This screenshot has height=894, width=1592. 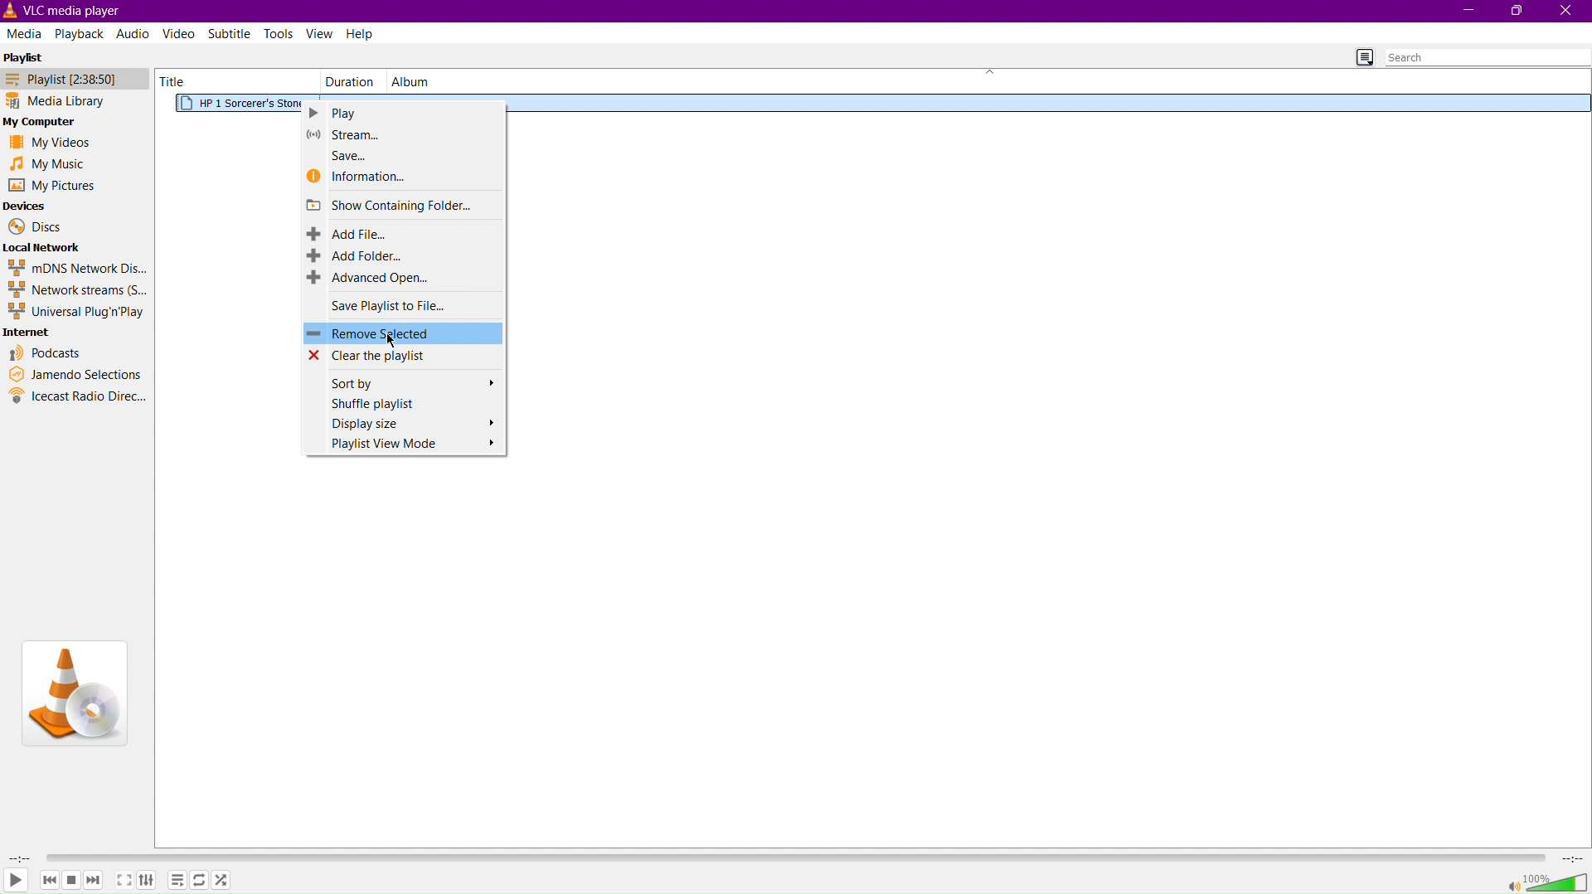 I want to click on Media Library, so click(x=76, y=100).